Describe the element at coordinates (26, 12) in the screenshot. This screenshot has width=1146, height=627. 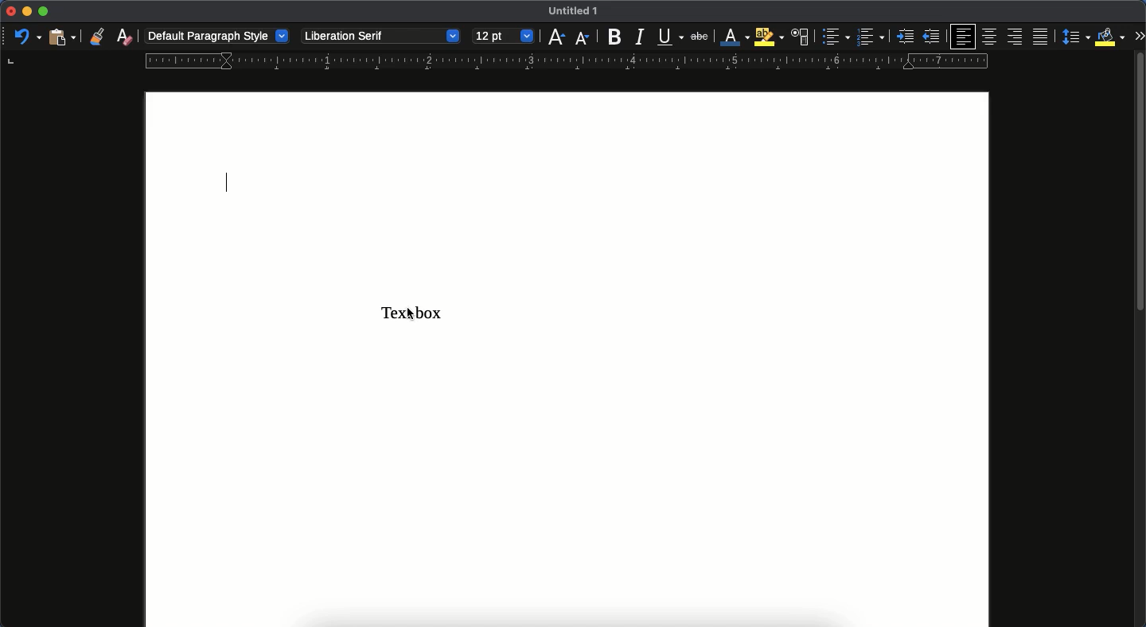
I see `minimize` at that location.